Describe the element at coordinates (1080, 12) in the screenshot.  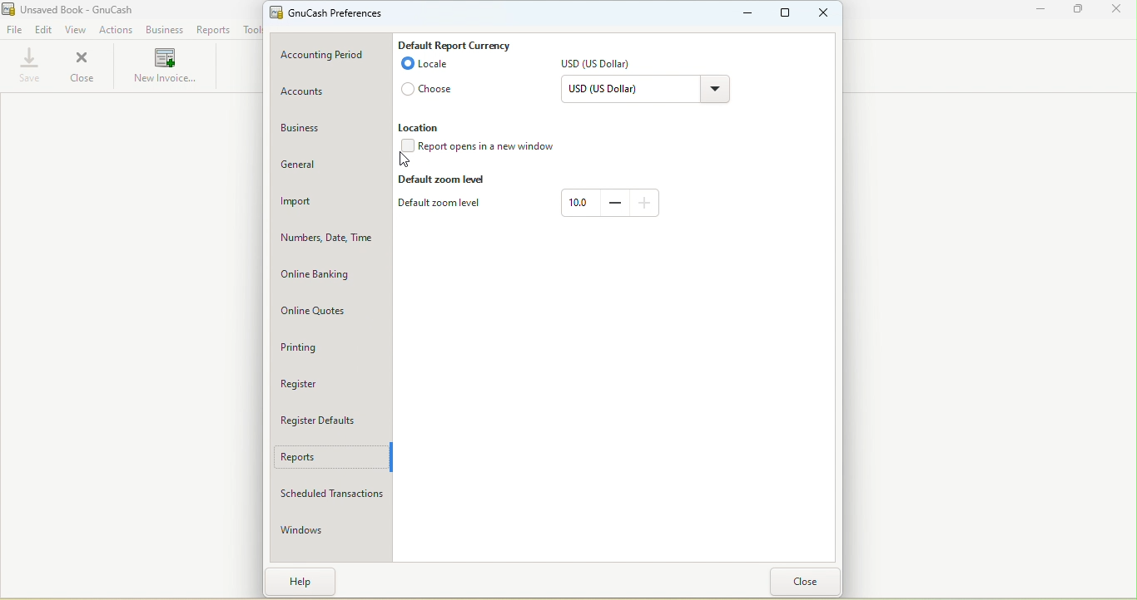
I see `Maximize` at that location.